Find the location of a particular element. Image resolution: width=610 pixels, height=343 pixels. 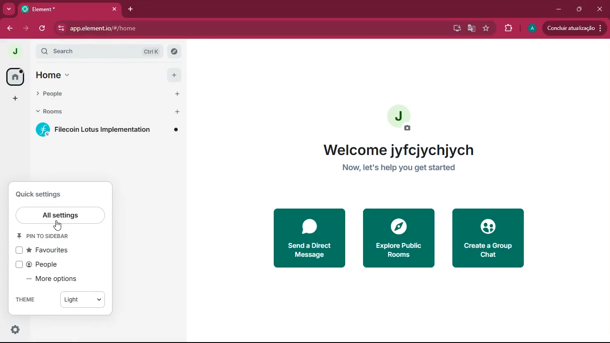

add is located at coordinates (12, 99).